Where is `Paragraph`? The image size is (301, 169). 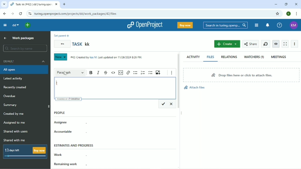
Paragraph is located at coordinates (70, 73).